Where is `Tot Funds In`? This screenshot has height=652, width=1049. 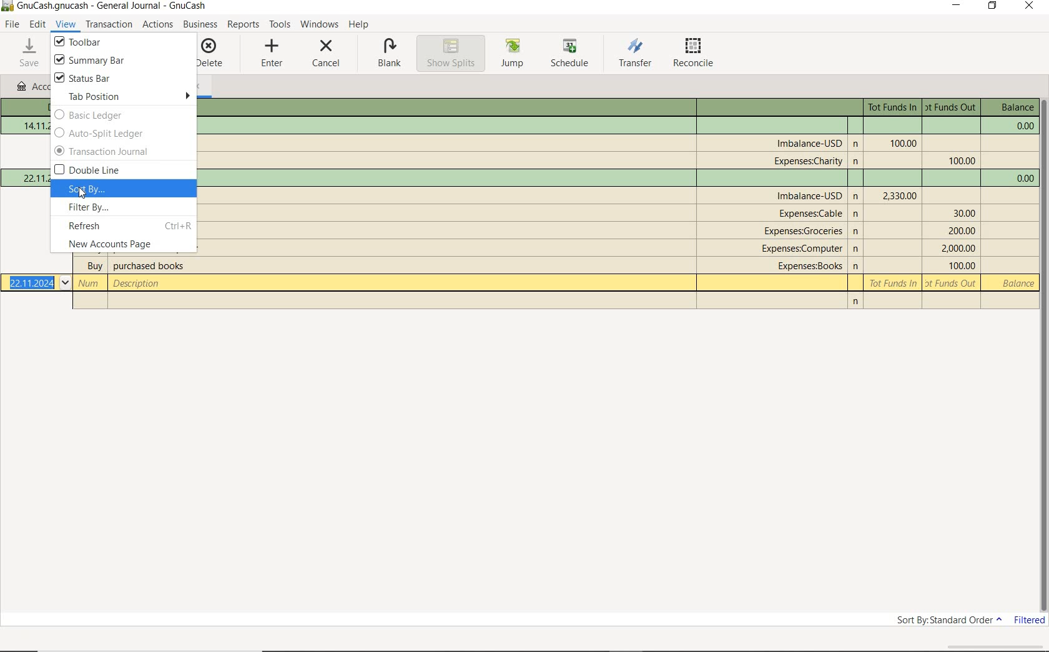 Tot Funds In is located at coordinates (902, 143).